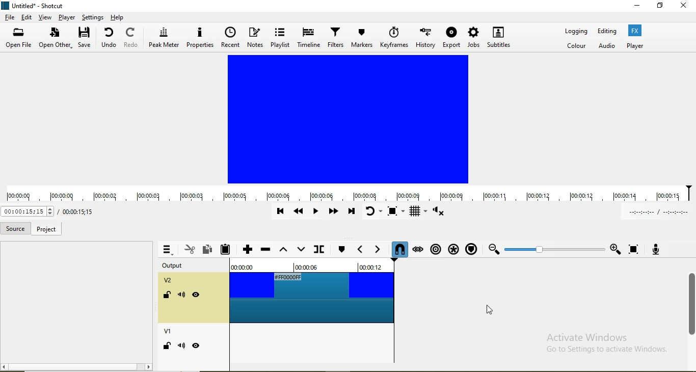  Describe the element at coordinates (452, 37) in the screenshot. I see `export` at that location.